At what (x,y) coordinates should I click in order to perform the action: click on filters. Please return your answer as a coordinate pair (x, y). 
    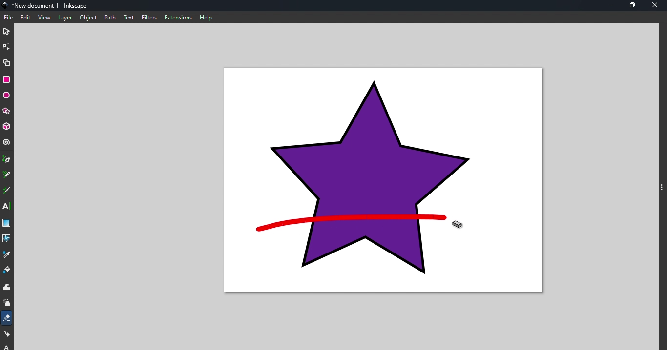
    Looking at the image, I should click on (150, 18).